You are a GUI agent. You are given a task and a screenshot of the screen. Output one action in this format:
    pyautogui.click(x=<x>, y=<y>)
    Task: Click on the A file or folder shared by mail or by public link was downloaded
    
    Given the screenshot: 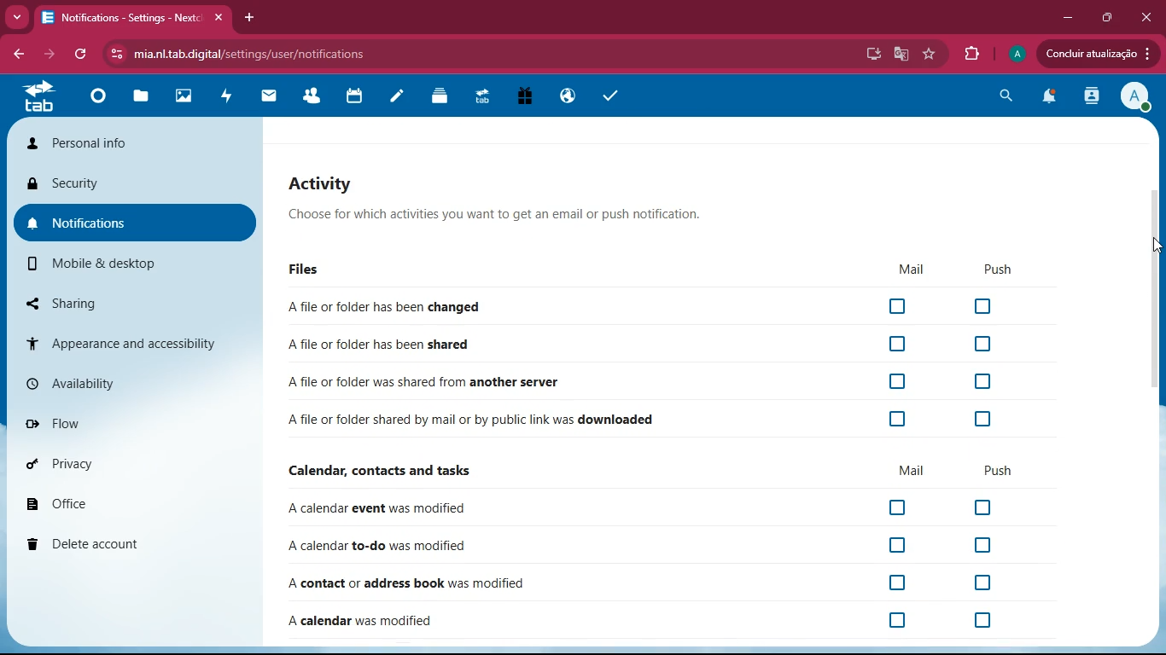 What is the action you would take?
    pyautogui.click(x=471, y=420)
    